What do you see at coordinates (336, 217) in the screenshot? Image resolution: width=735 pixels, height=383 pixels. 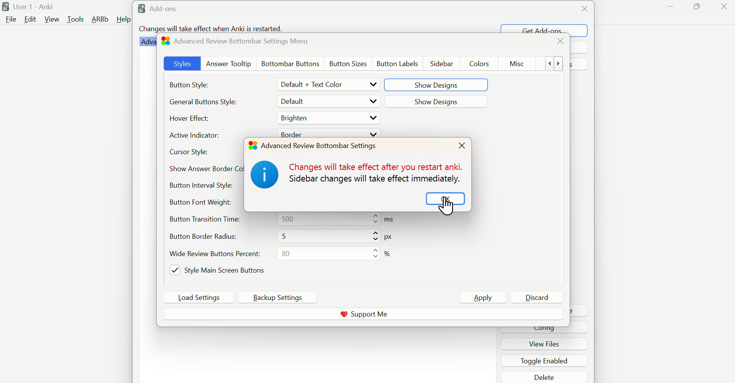 I see `500 ms` at bounding box center [336, 217].